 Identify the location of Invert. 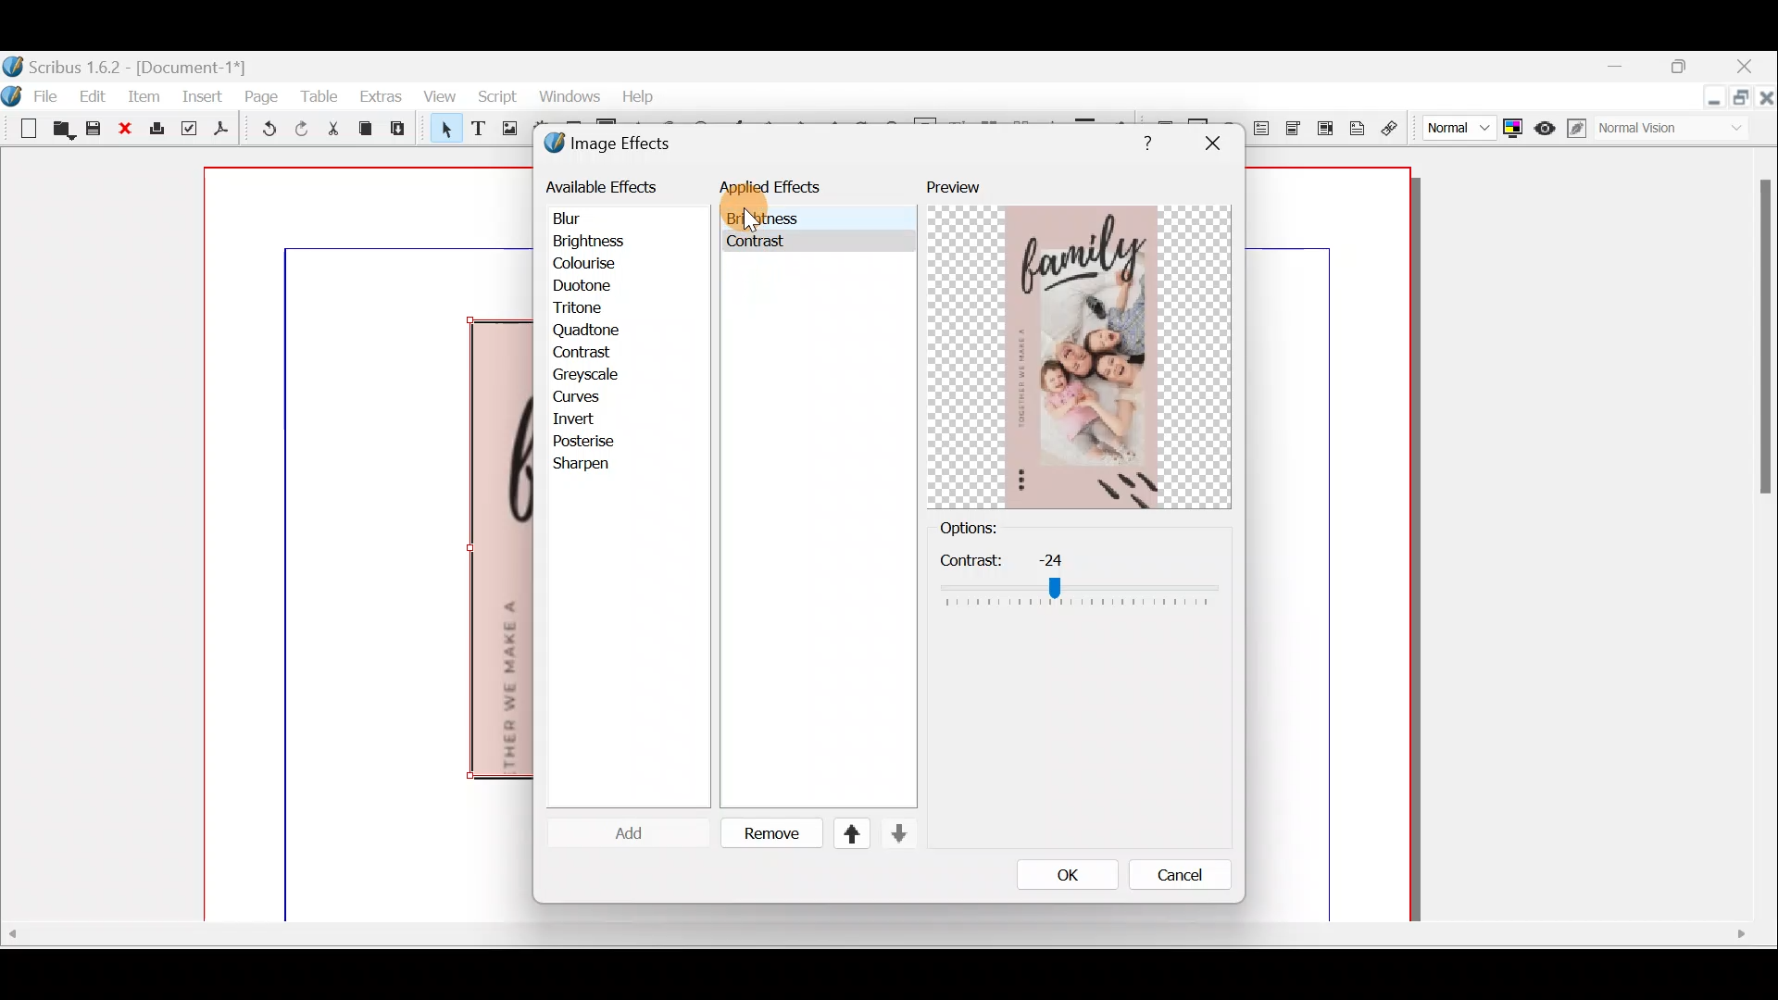
(591, 419).